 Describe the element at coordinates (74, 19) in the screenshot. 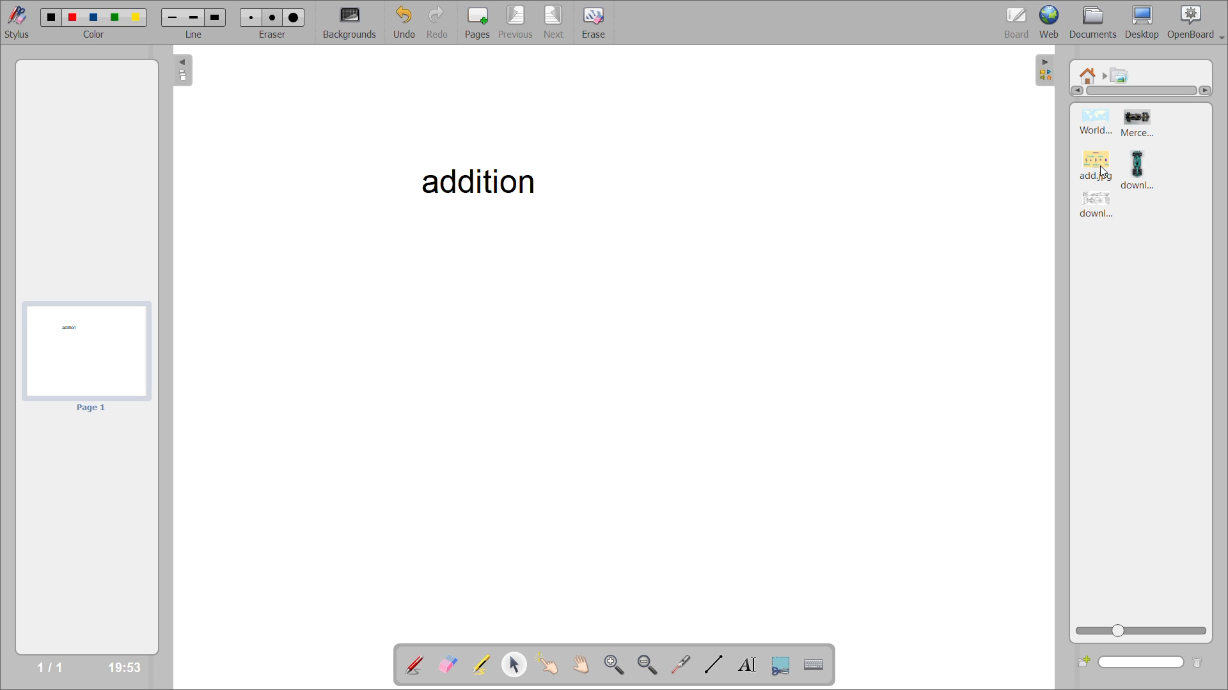

I see `color 2` at that location.